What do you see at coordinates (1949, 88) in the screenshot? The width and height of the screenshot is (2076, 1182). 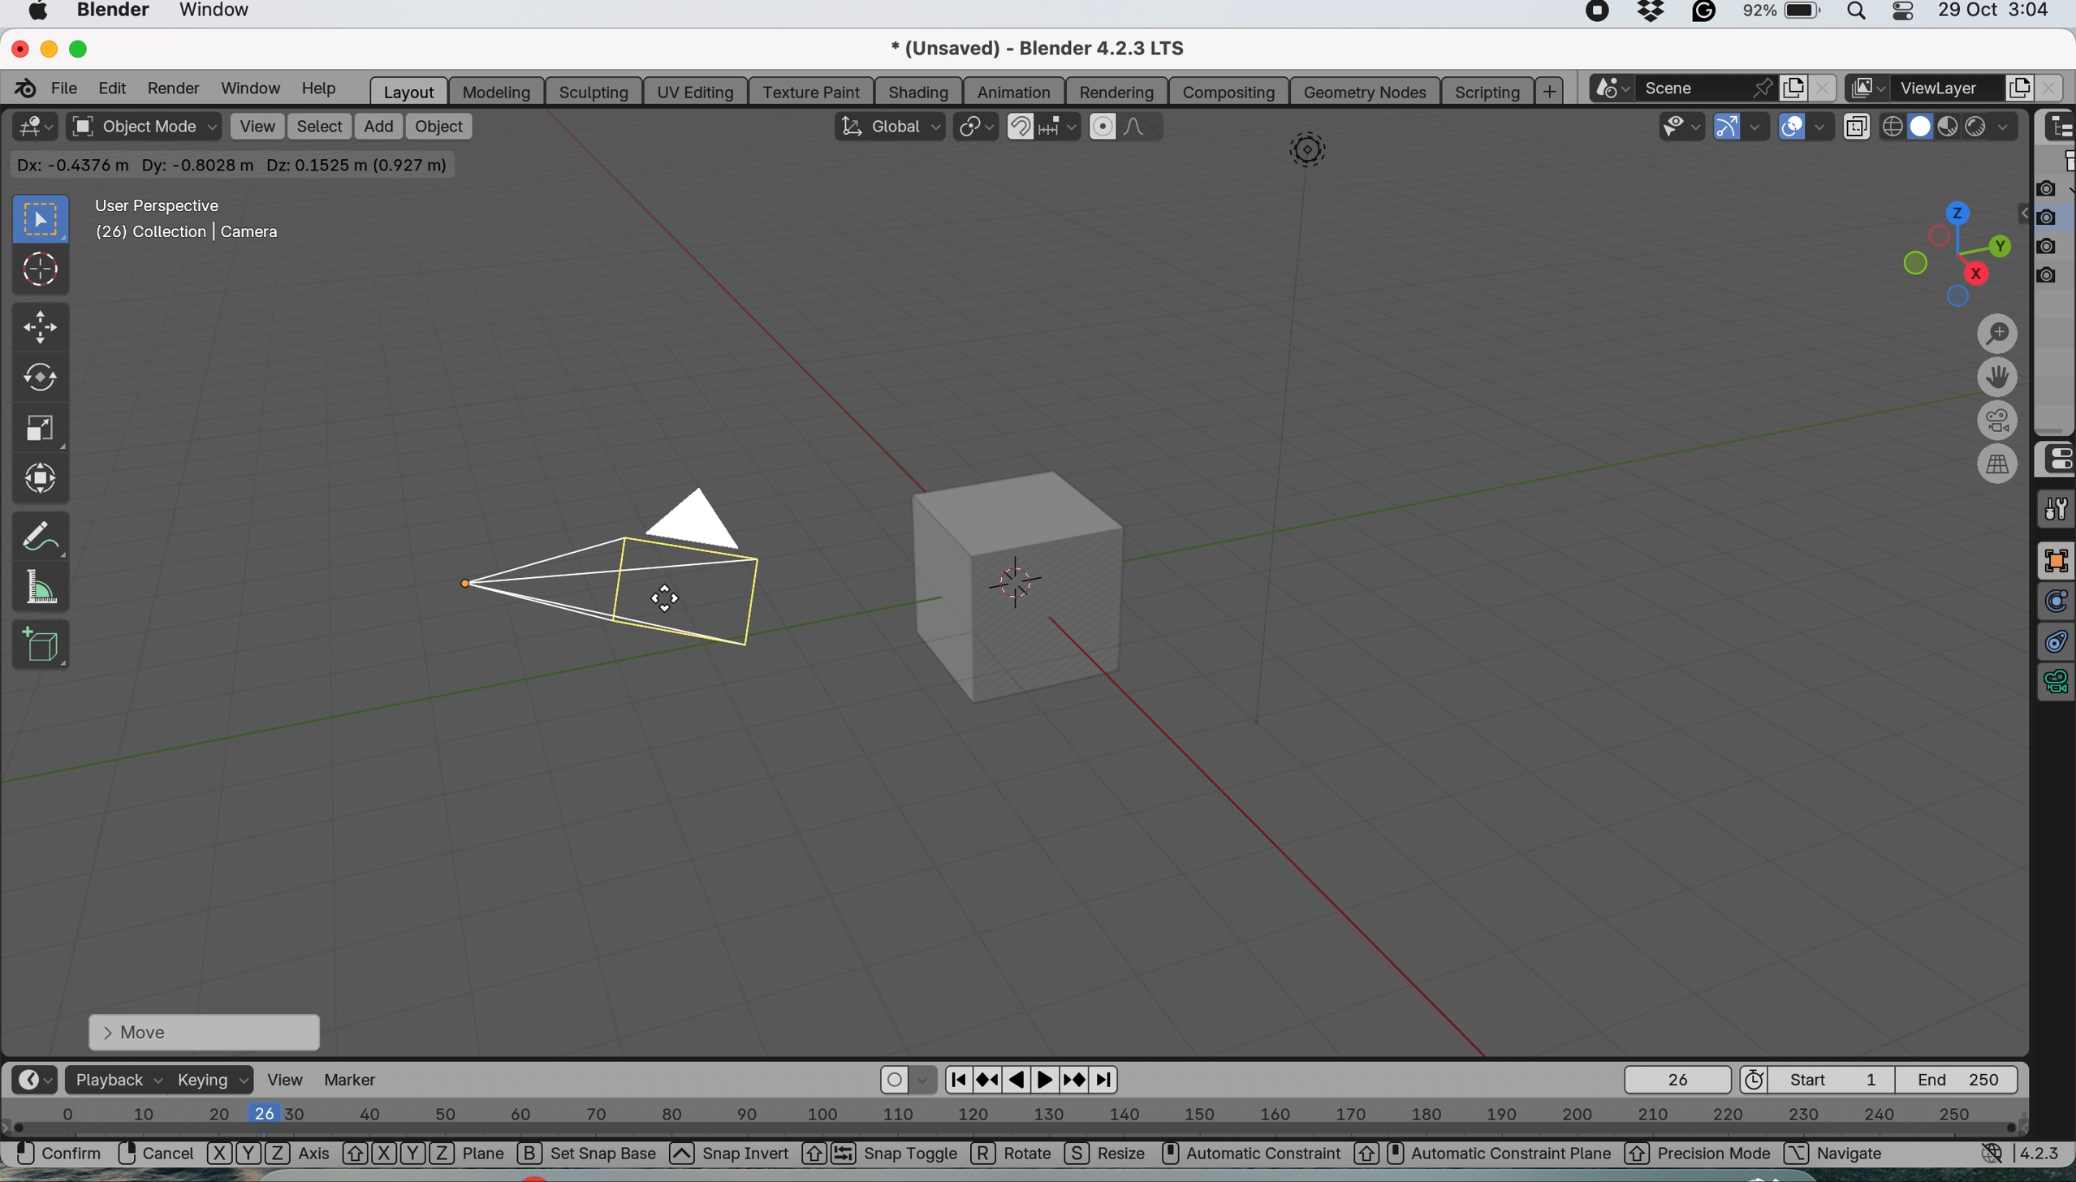 I see `view layer` at bounding box center [1949, 88].